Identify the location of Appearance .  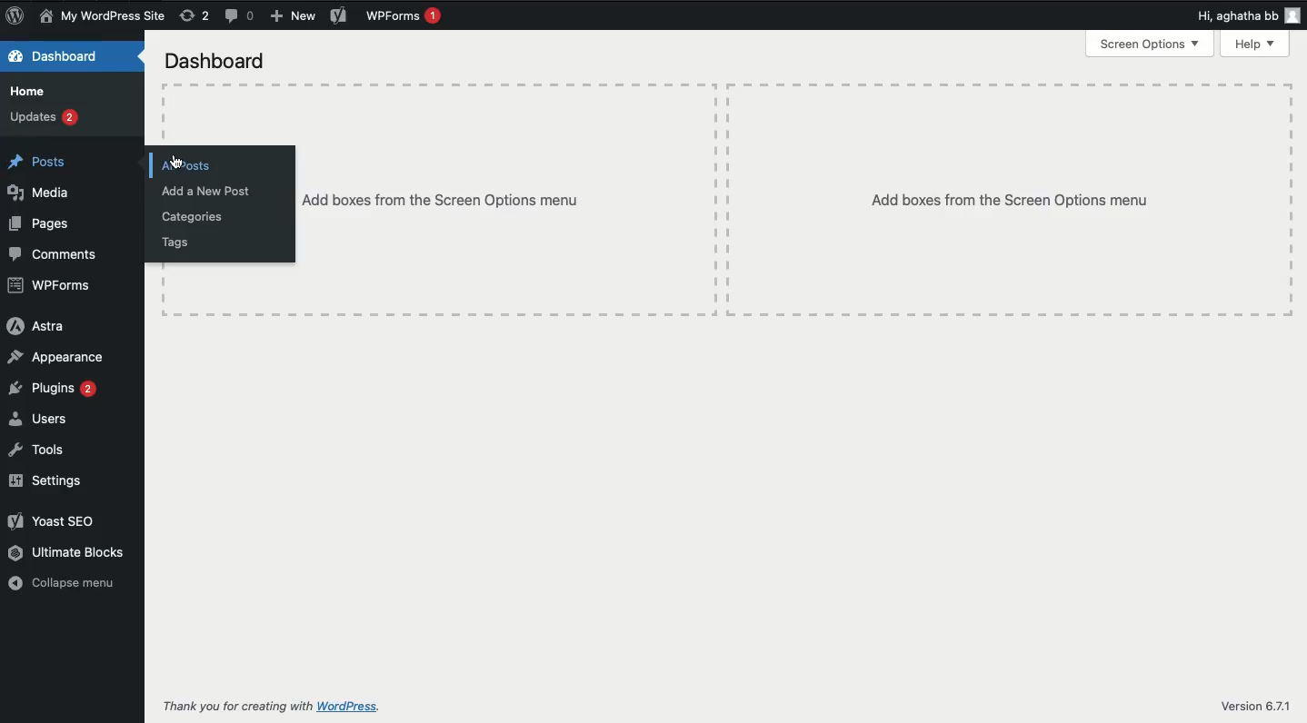
(56, 359).